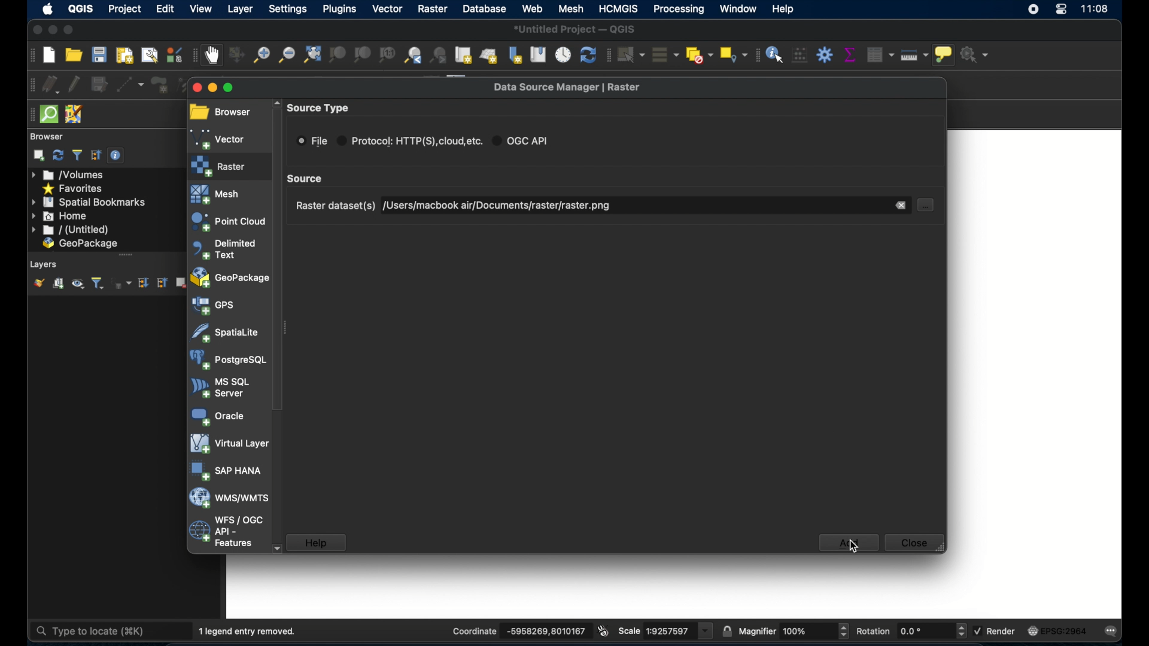  Describe the element at coordinates (755, 55) in the screenshot. I see `attribute toolbar` at that location.